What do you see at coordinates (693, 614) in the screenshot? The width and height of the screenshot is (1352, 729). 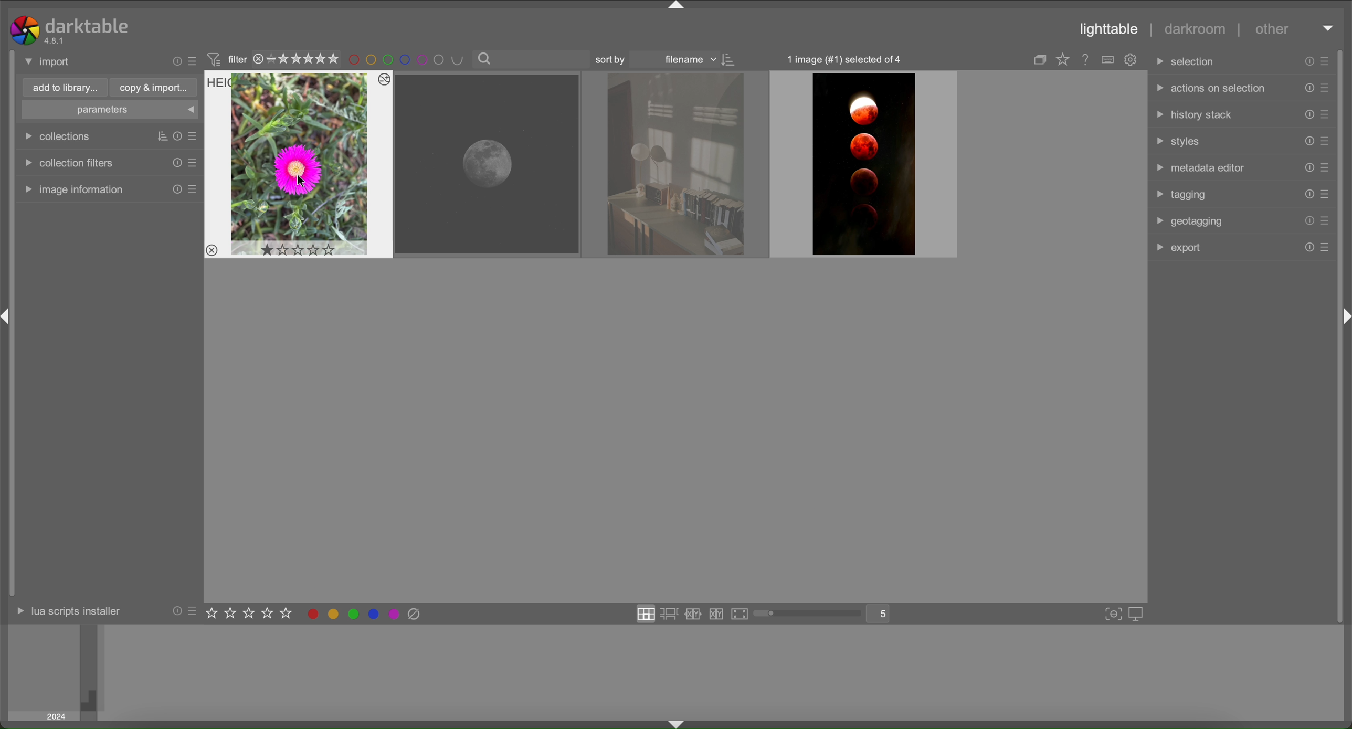 I see `cullying layout in fixed mode` at bounding box center [693, 614].